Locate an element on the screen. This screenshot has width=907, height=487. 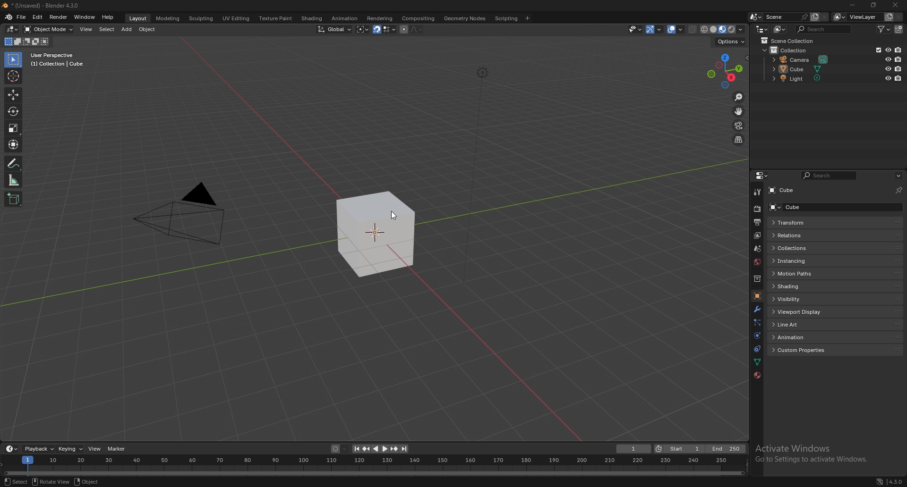
overlays is located at coordinates (676, 30).